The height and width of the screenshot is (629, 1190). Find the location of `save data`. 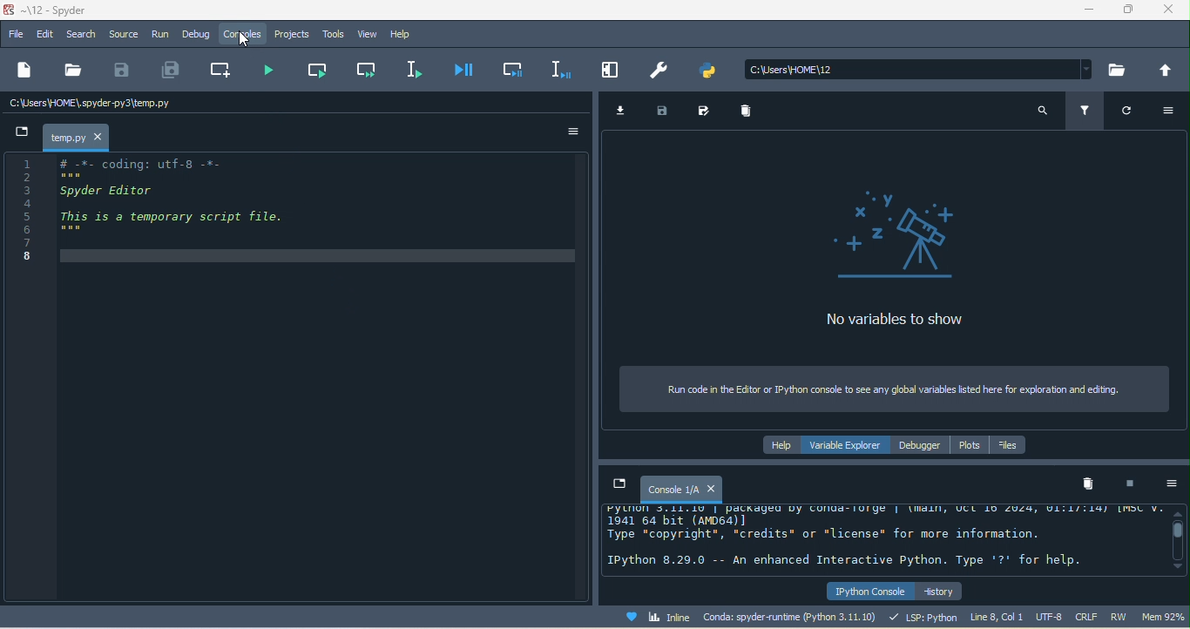

save data is located at coordinates (667, 112).